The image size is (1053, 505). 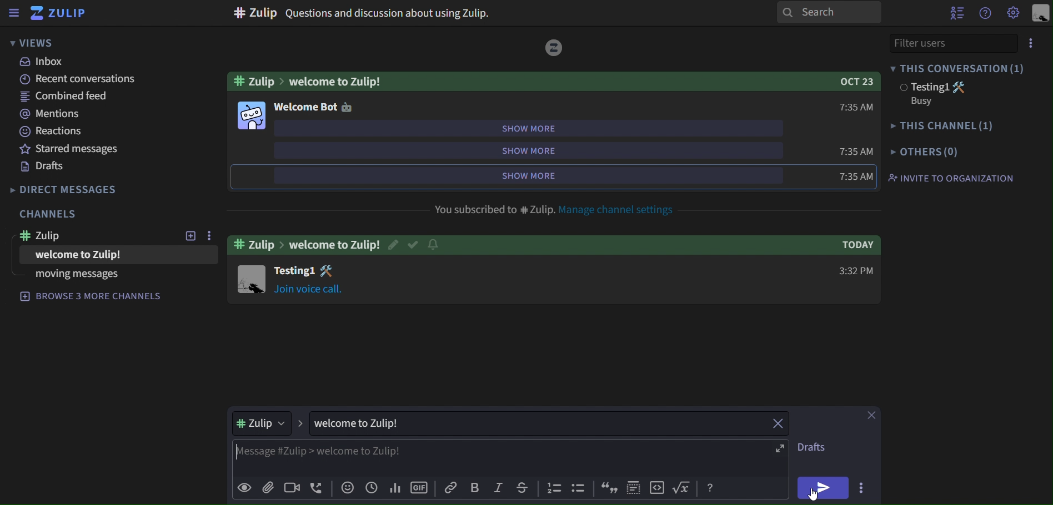 I want to click on Notification, so click(x=438, y=244).